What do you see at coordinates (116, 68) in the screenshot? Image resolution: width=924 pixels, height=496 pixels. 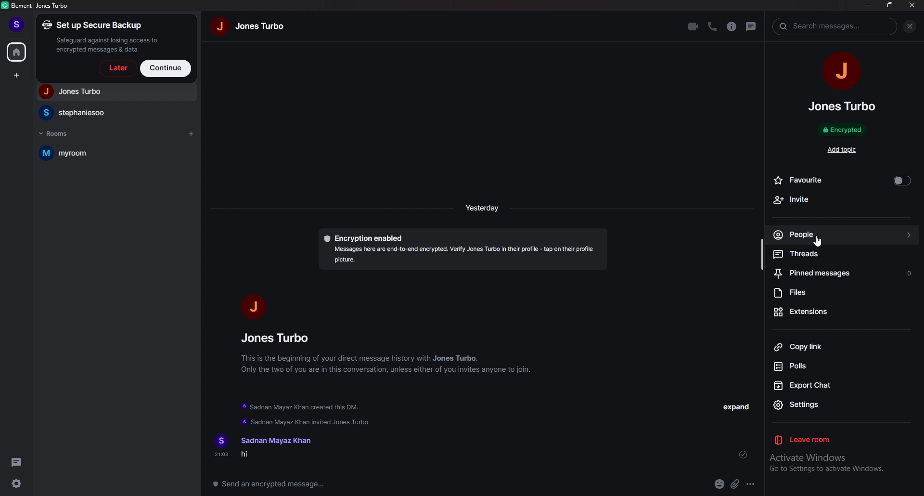 I see `later` at bounding box center [116, 68].